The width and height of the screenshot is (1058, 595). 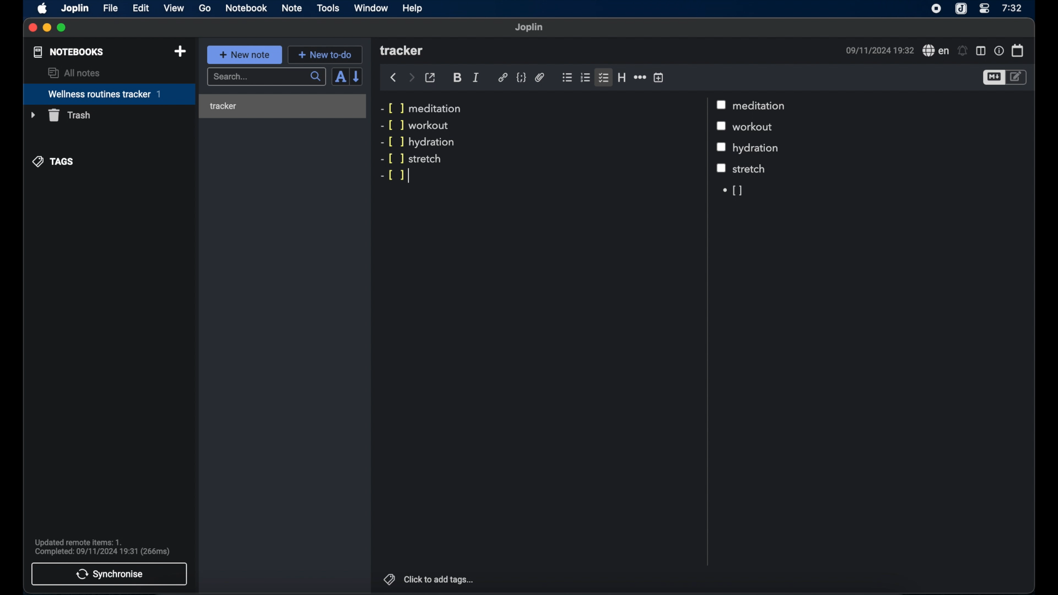 I want to click on click to add tags, so click(x=440, y=579).